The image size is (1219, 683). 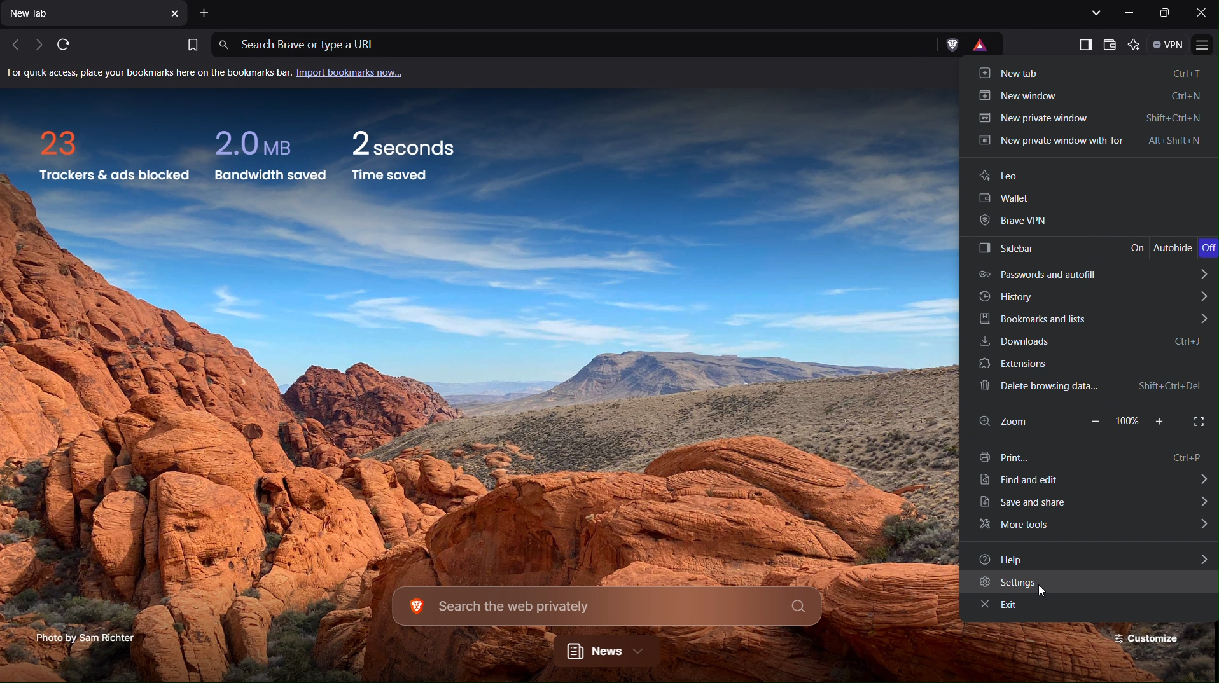 What do you see at coordinates (1204, 13) in the screenshot?
I see `Close` at bounding box center [1204, 13].